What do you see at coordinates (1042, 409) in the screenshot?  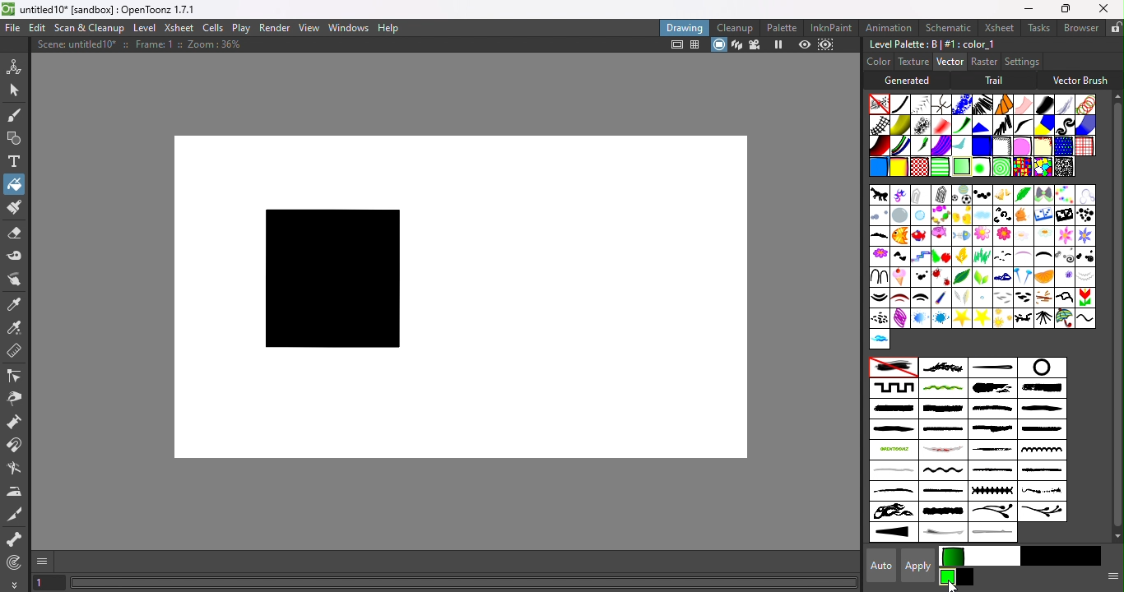 I see `medium_brush2` at bounding box center [1042, 409].